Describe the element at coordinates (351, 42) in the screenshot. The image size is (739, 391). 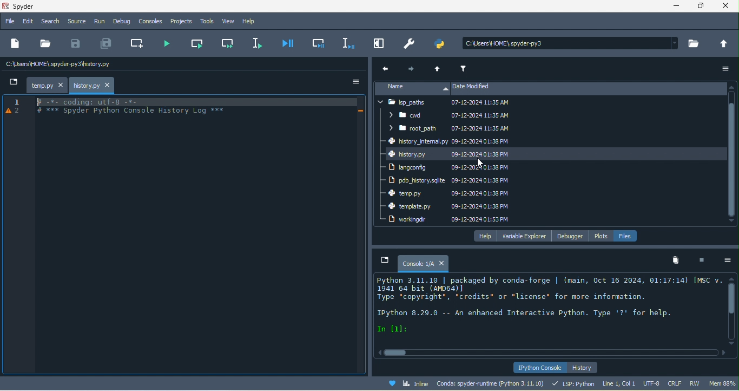
I see `debug selection` at that location.